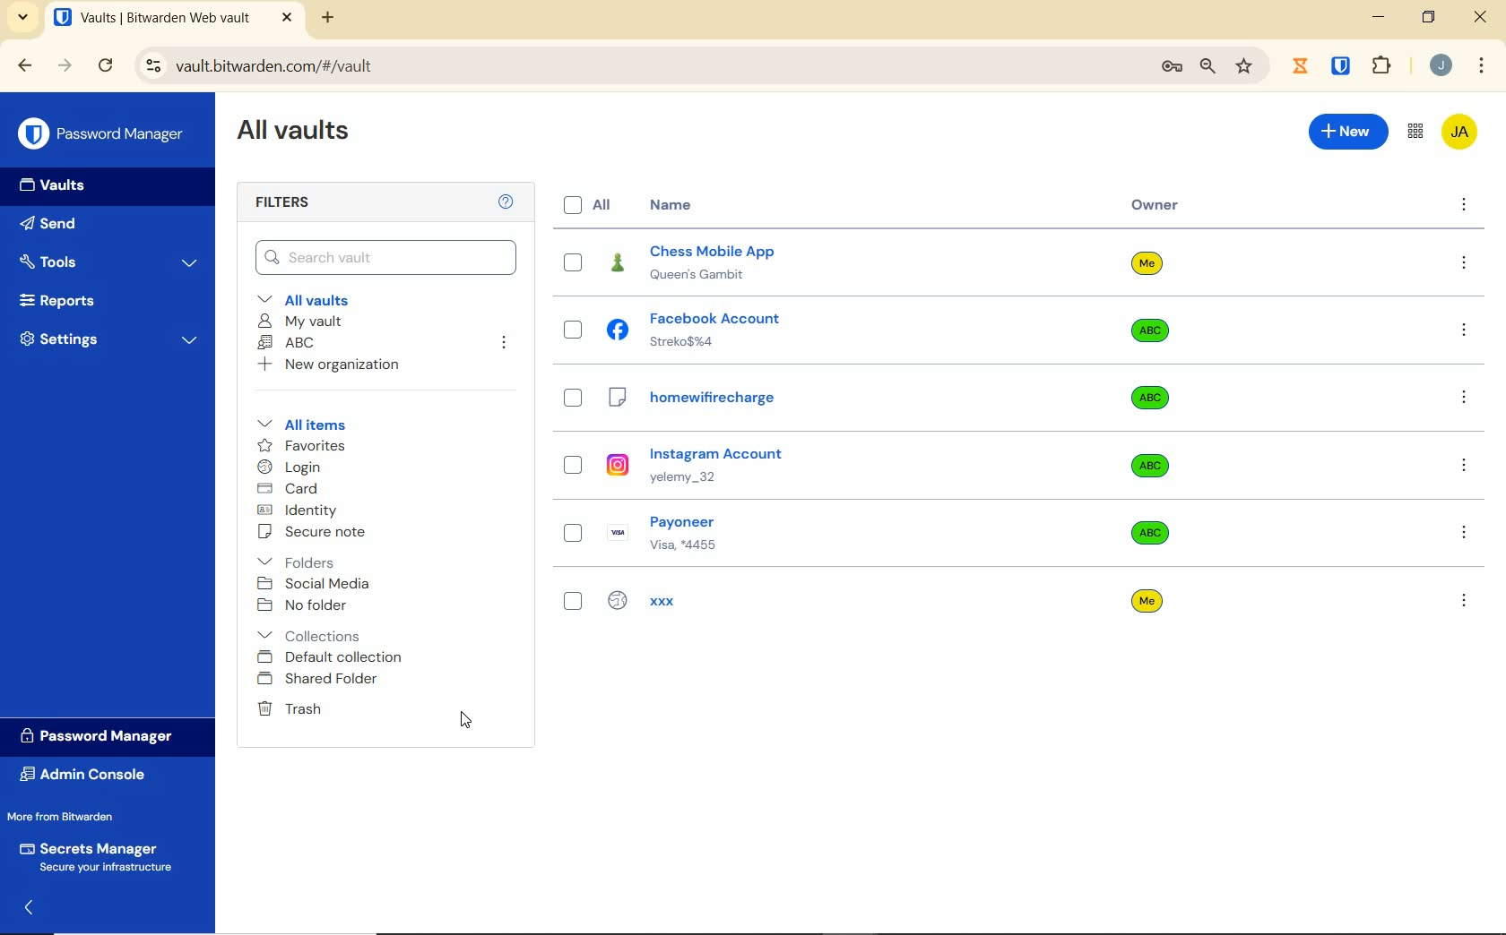  Describe the element at coordinates (1461, 133) in the screenshot. I see `Bitwarden Account` at that location.